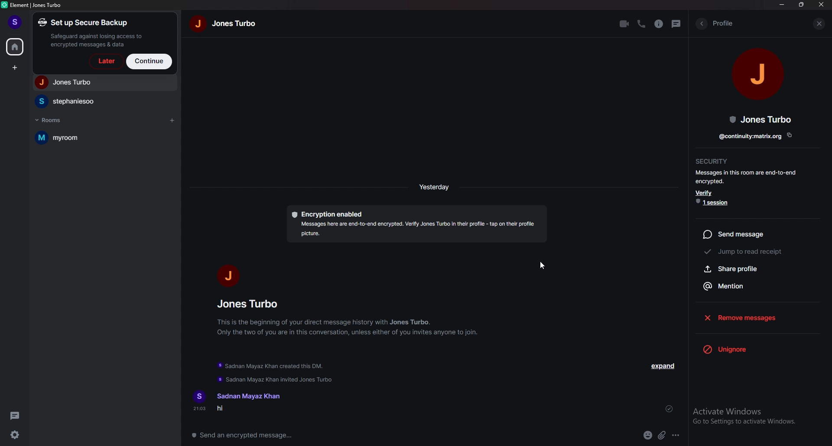  Describe the element at coordinates (103, 83) in the screenshot. I see `people` at that location.